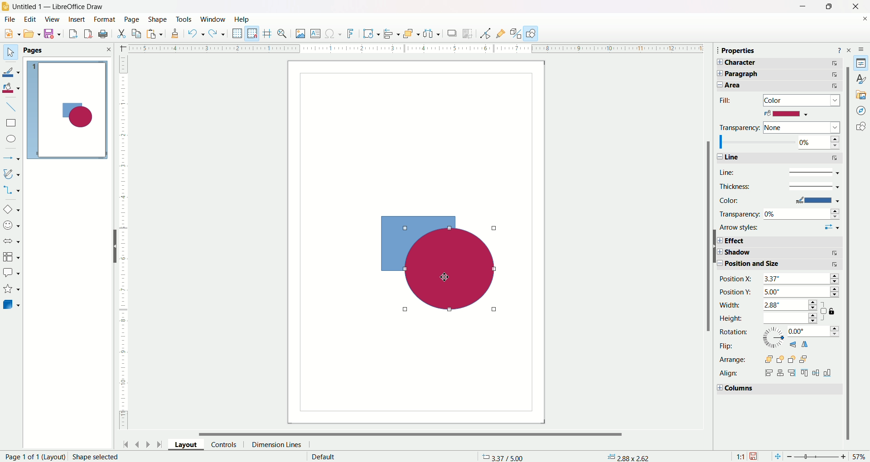 The image size is (870, 462). Describe the element at coordinates (10, 34) in the screenshot. I see `new` at that location.